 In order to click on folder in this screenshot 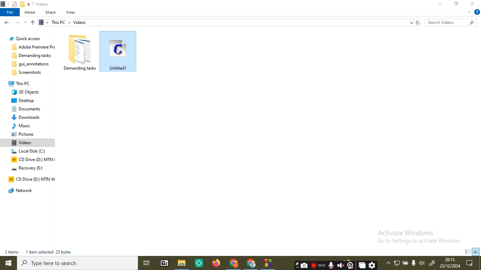, I will do `click(28, 160)`.